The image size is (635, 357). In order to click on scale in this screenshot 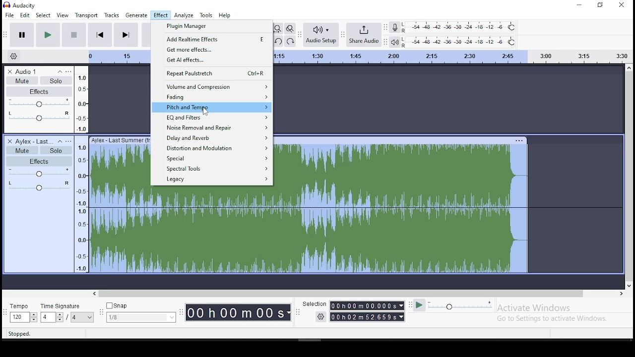, I will do `click(452, 56)`.